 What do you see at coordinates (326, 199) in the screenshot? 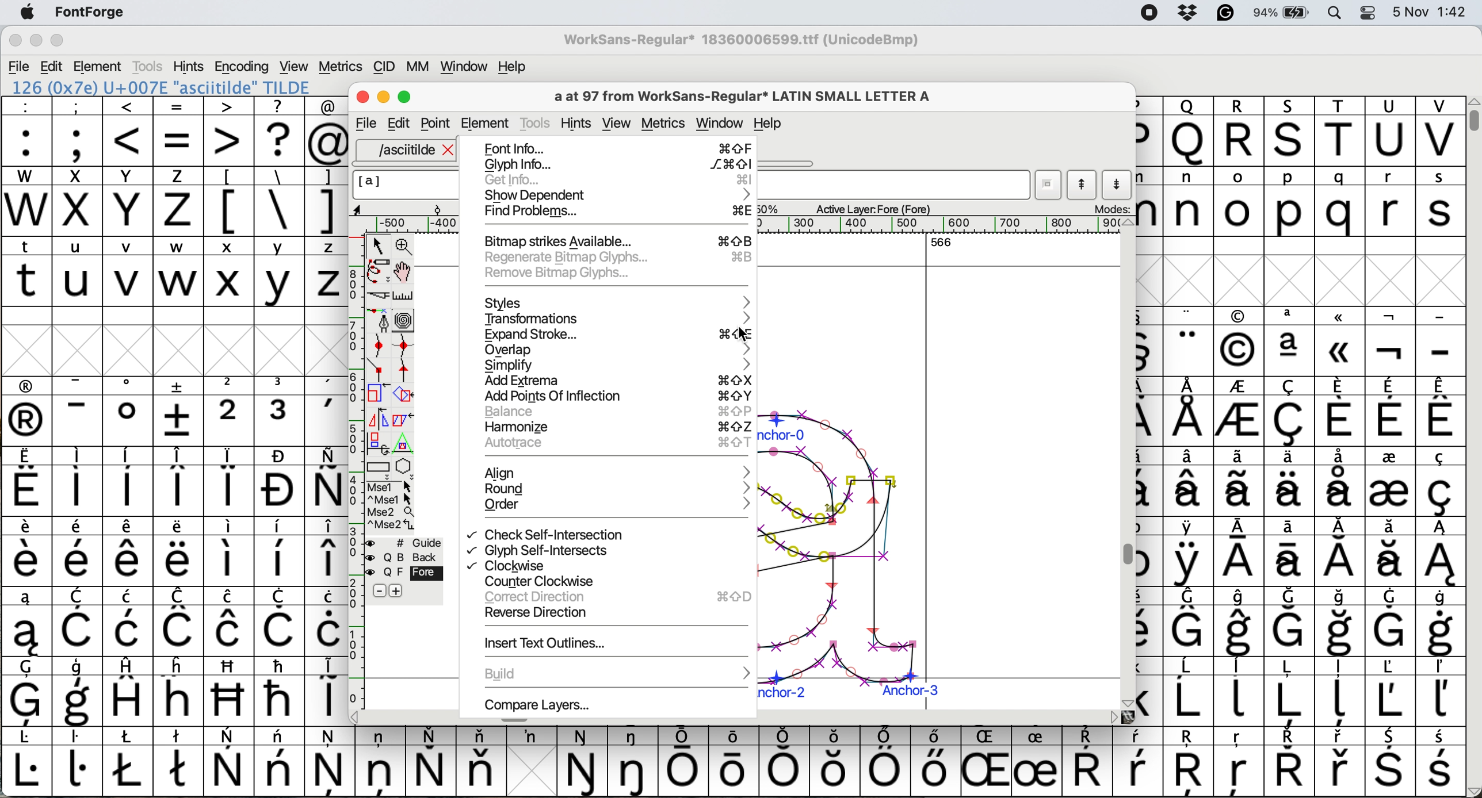
I see `]` at bounding box center [326, 199].